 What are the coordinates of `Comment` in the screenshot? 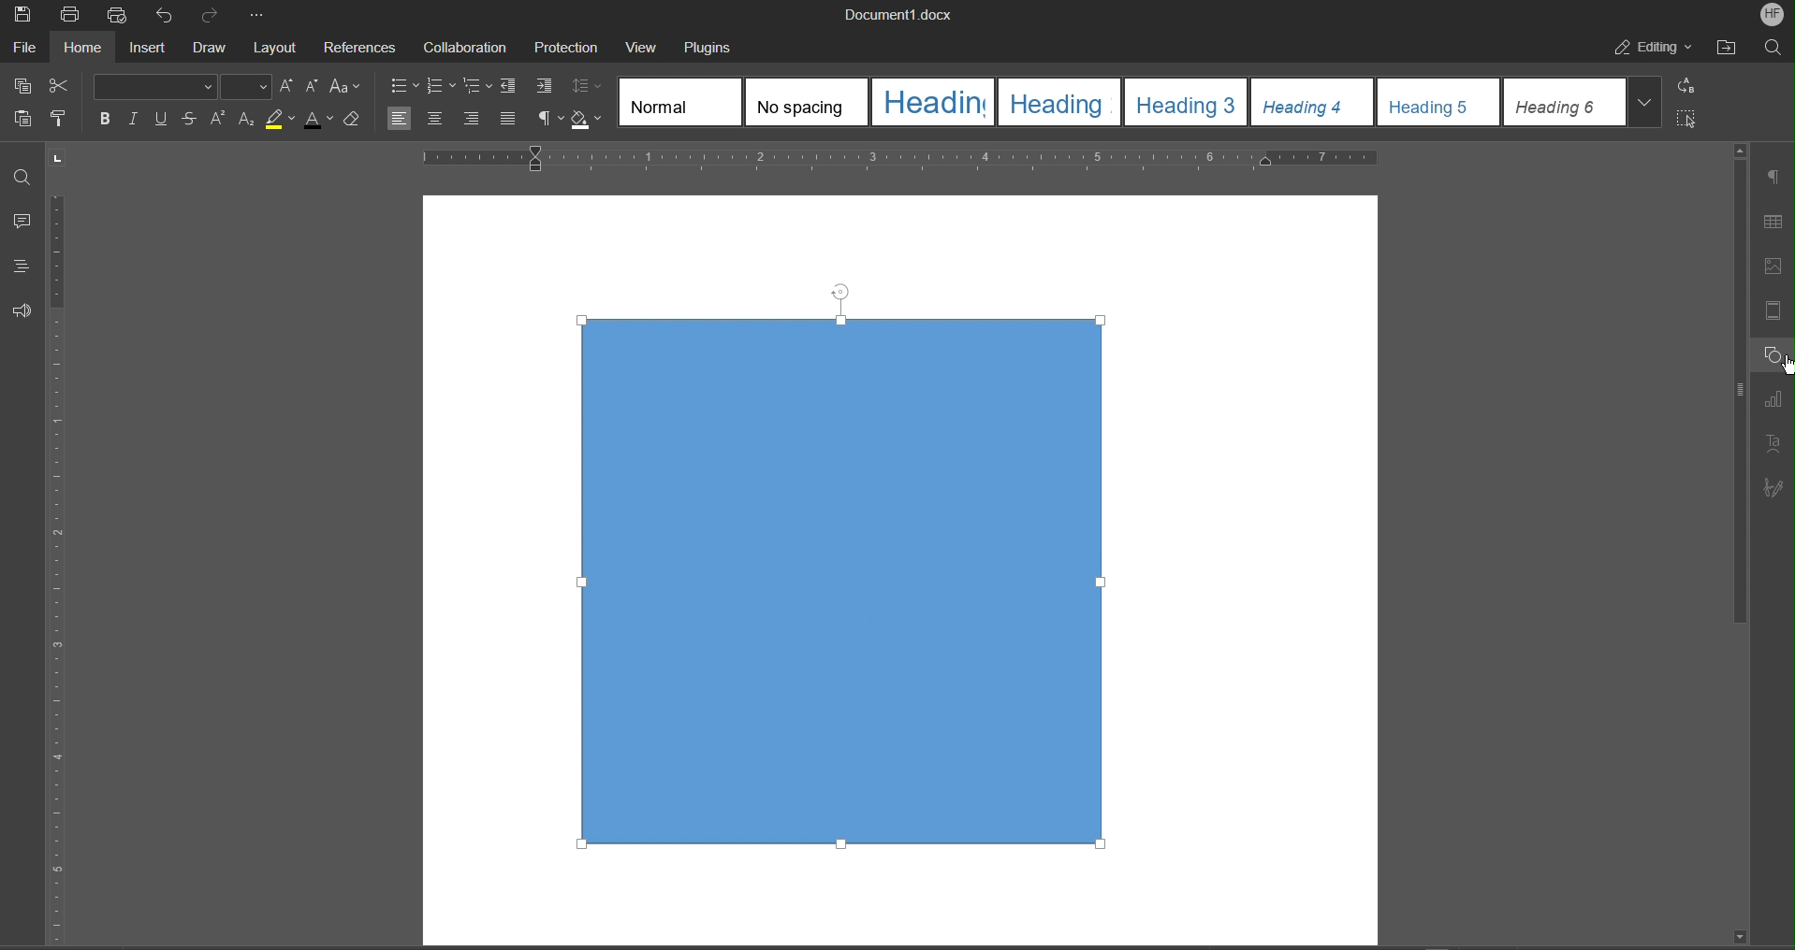 It's located at (22, 220).